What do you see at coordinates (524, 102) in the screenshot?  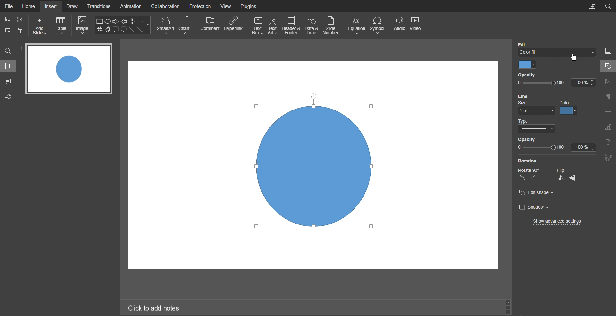 I see `size` at bounding box center [524, 102].